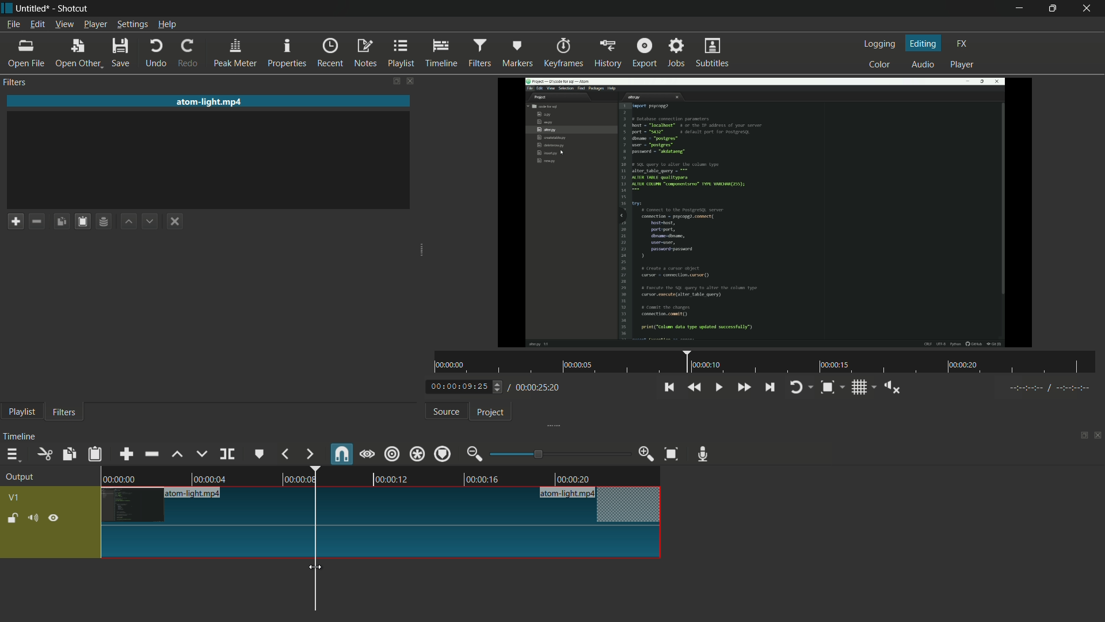 This screenshot has height=622, width=1105. I want to click on zoom timeline to fit, so click(672, 455).